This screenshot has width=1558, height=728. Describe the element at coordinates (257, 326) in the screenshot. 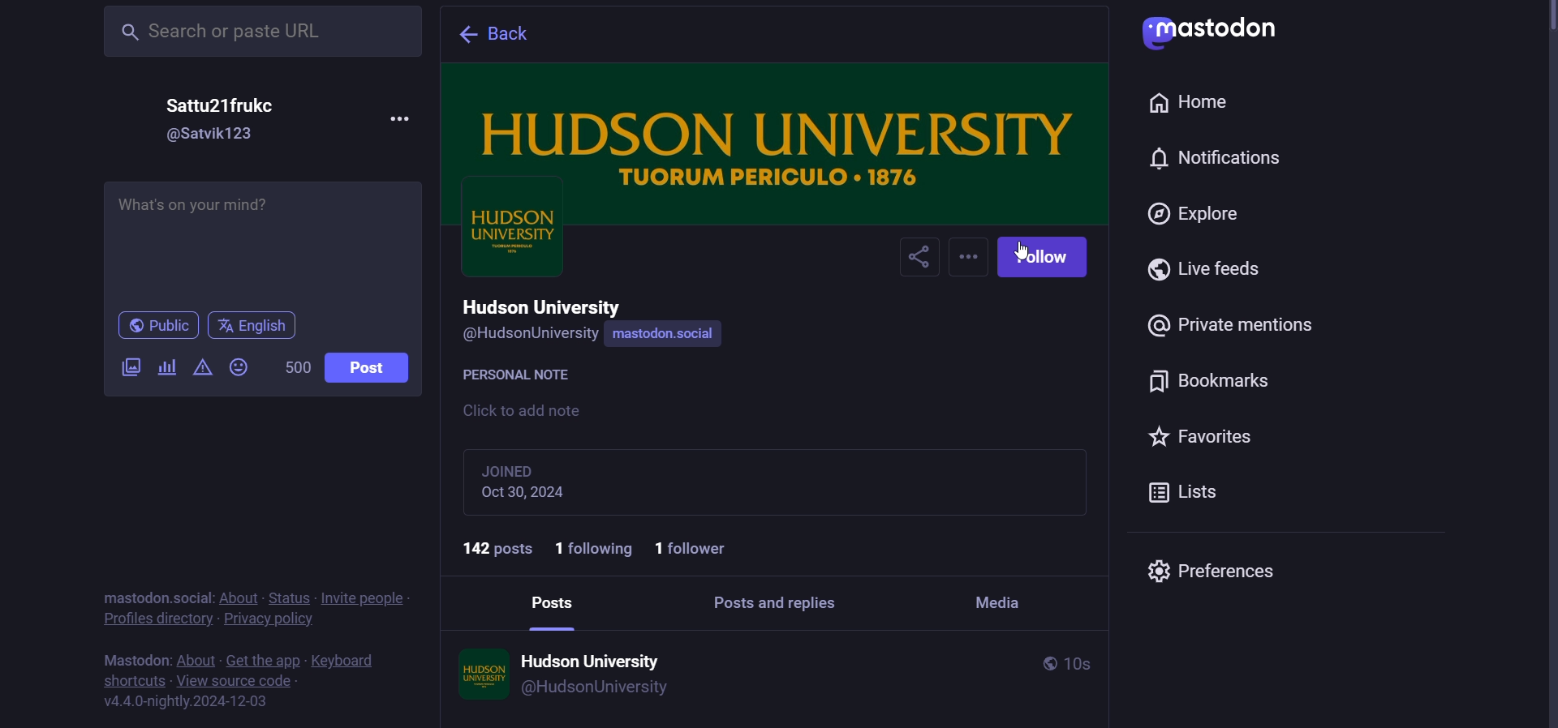

I see `language` at that location.